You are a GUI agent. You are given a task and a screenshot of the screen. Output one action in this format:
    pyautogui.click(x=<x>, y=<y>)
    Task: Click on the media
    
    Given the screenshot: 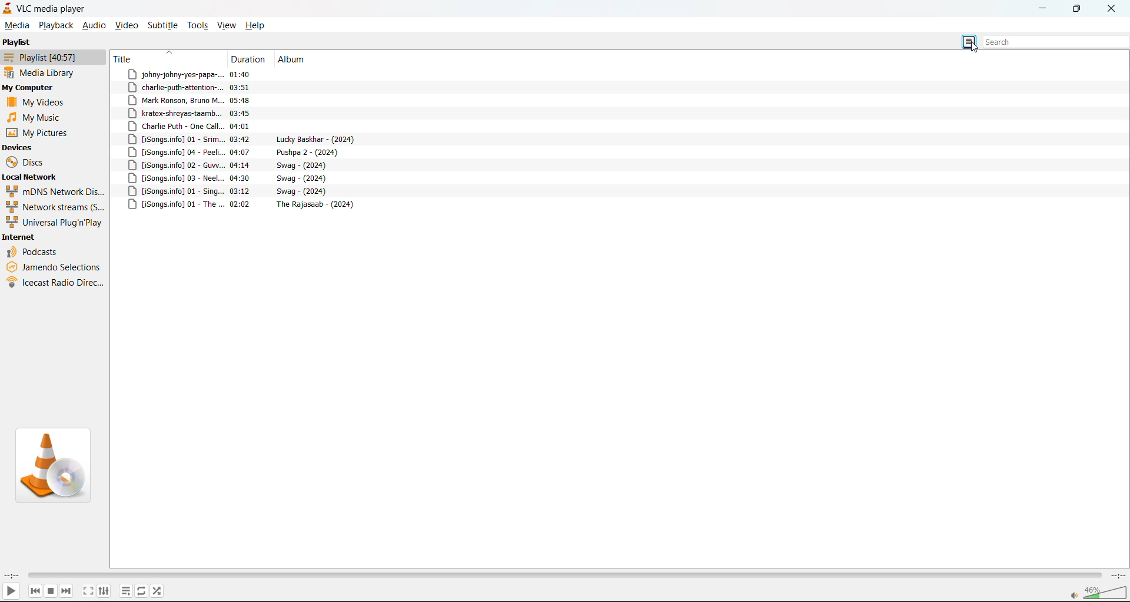 What is the action you would take?
    pyautogui.click(x=17, y=24)
    